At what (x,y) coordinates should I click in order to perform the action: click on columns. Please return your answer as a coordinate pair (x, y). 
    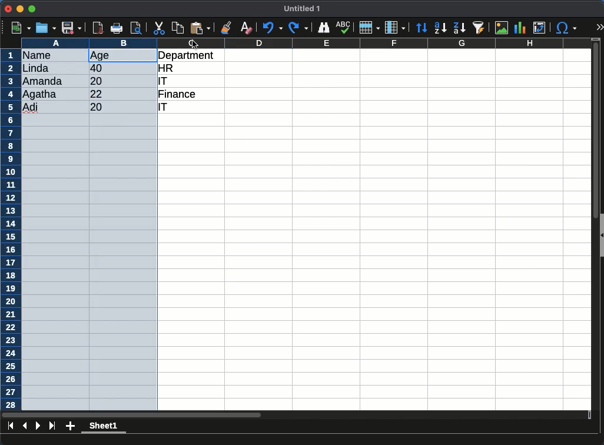
    Looking at the image, I should click on (395, 26).